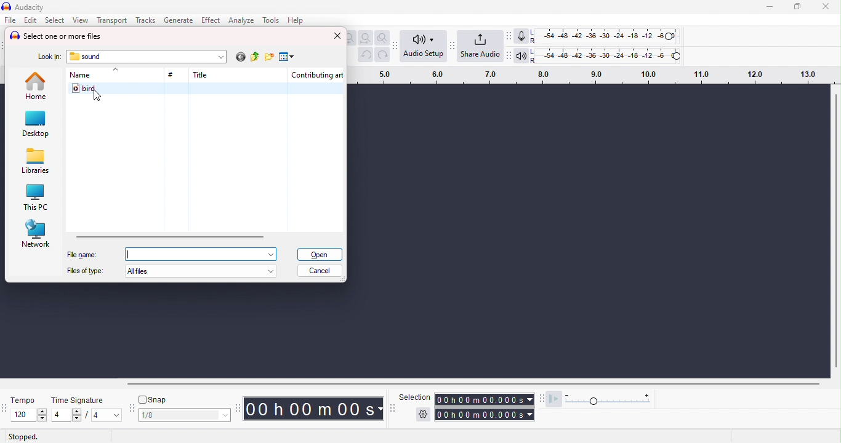  What do you see at coordinates (392, 407) in the screenshot?
I see `selection tool bar` at bounding box center [392, 407].